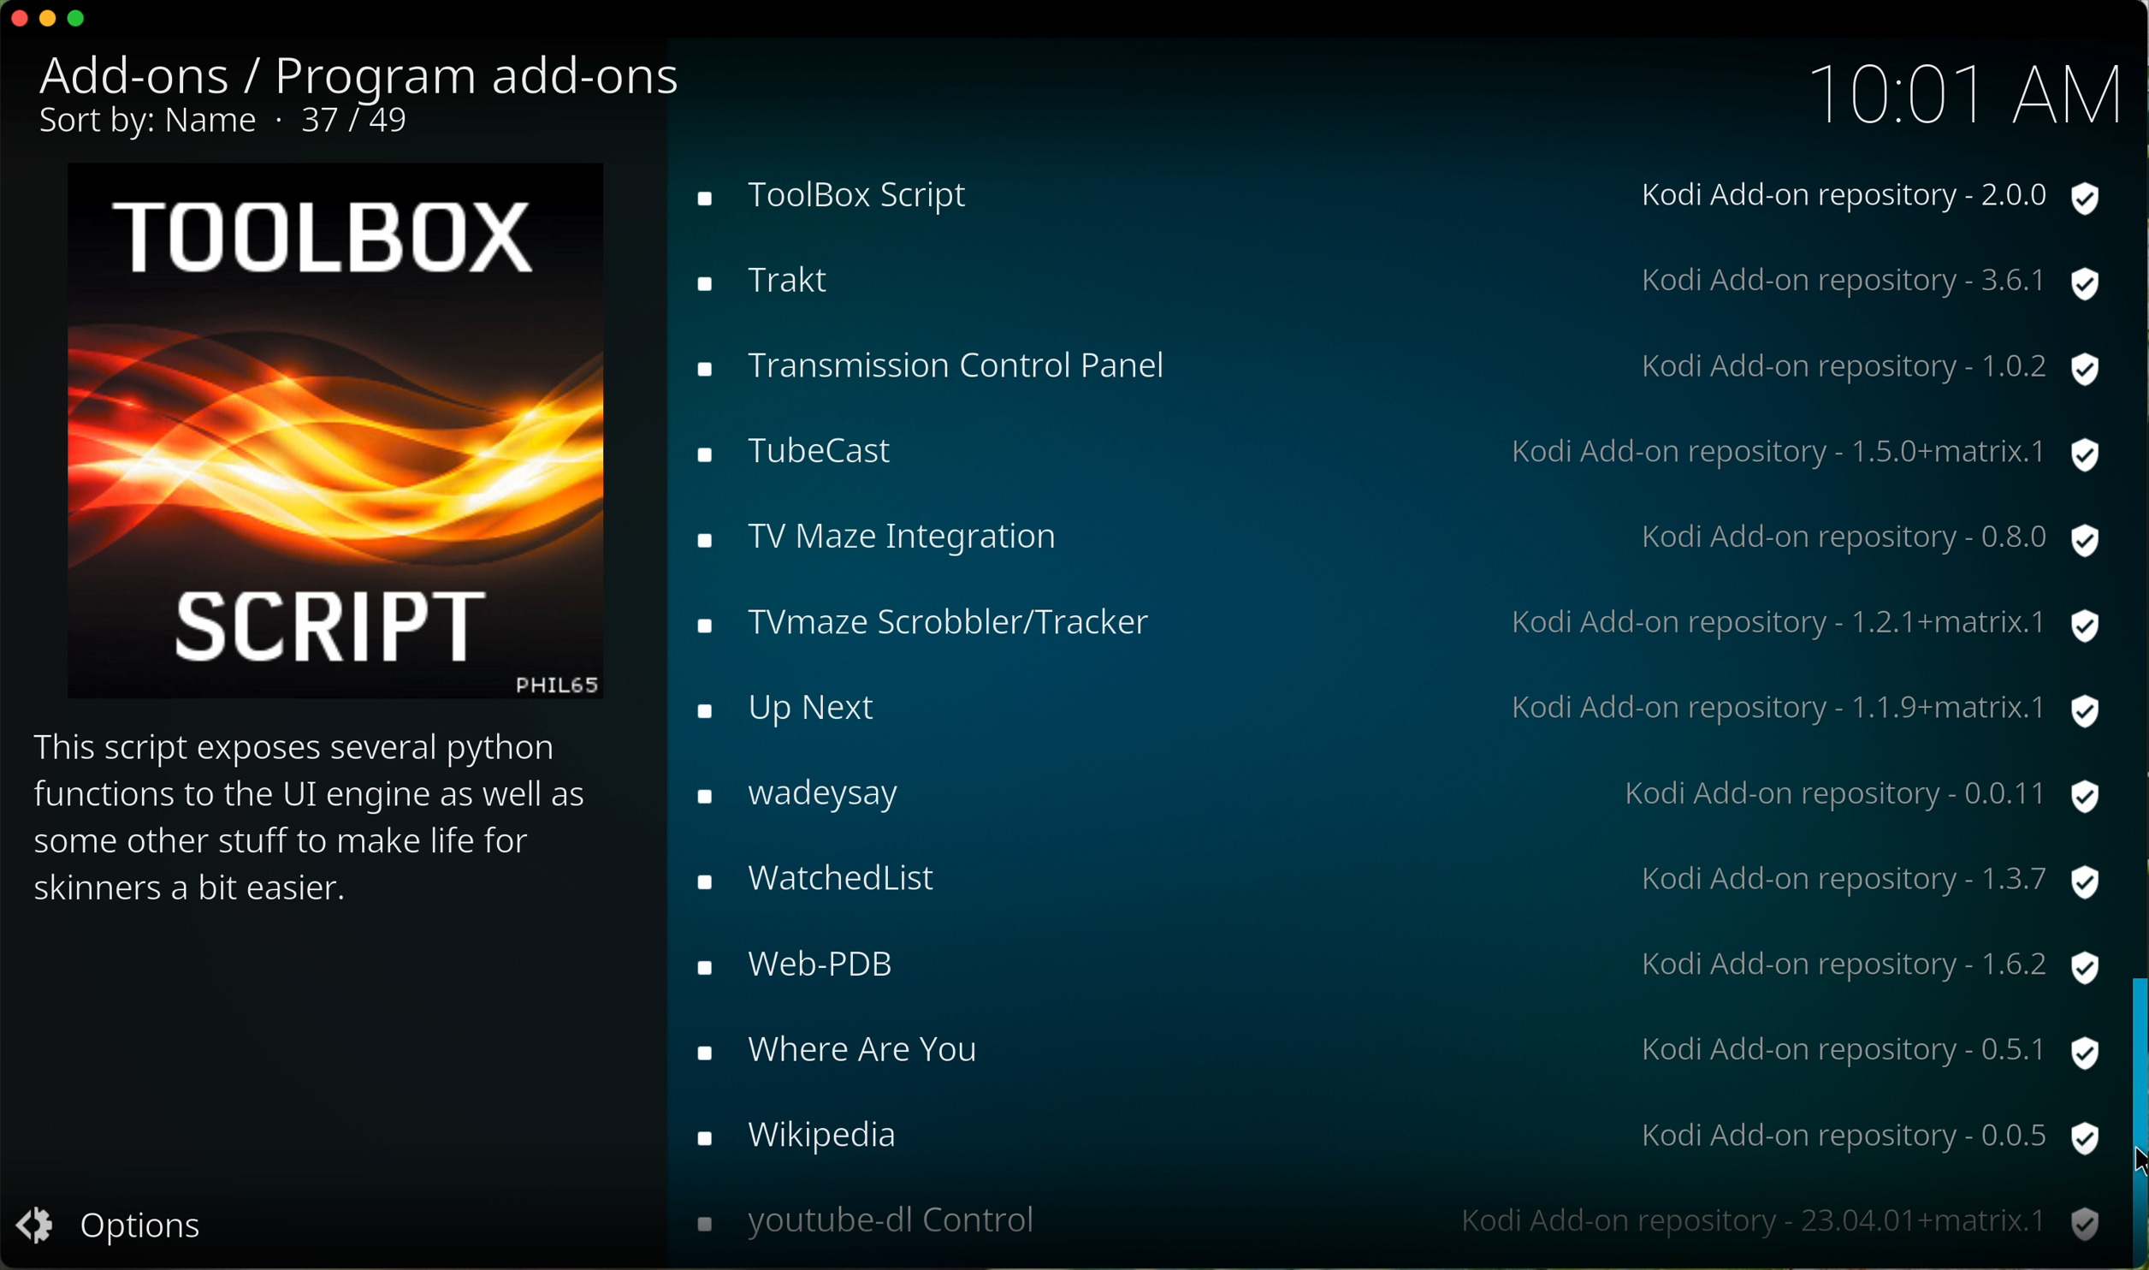 The image size is (2149, 1270). I want to click on tubecast, so click(1393, 456).